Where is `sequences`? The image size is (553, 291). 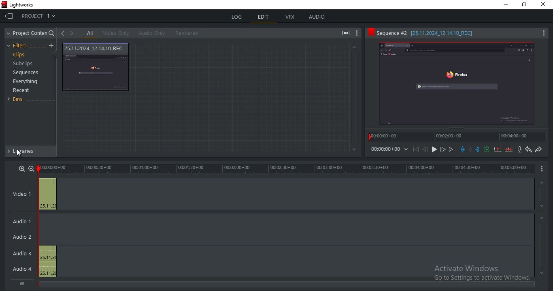
sequences is located at coordinates (26, 73).